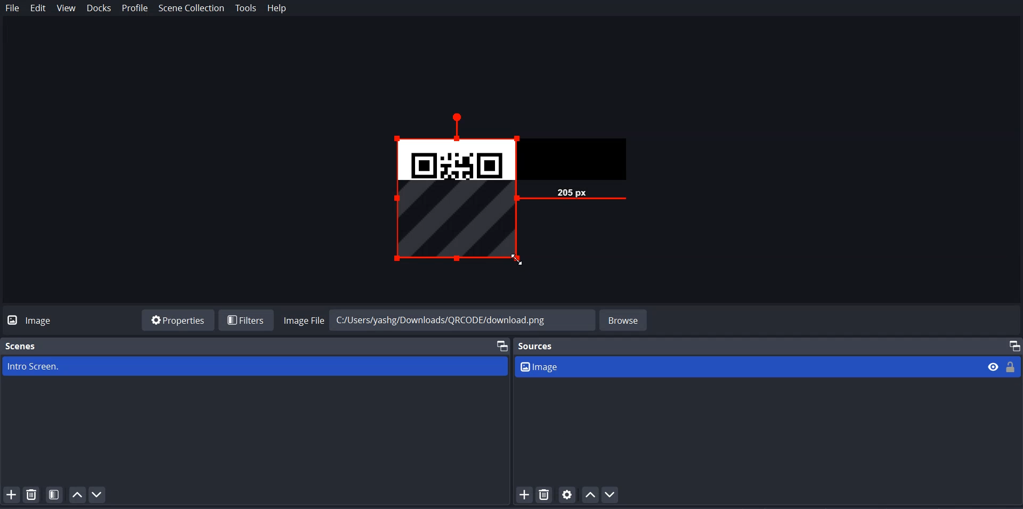 The width and height of the screenshot is (1023, 509). Describe the element at coordinates (1012, 366) in the screenshot. I see `Lock` at that location.